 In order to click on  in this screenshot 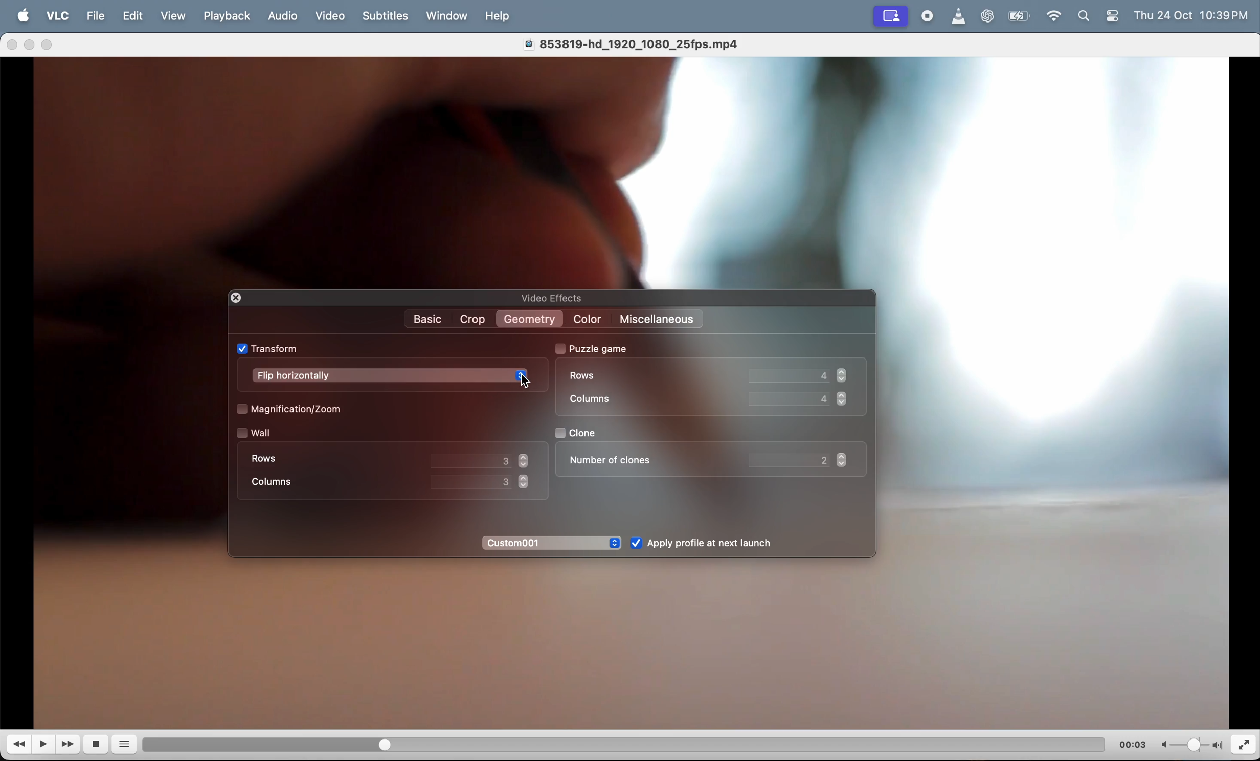, I will do `click(447, 16)`.